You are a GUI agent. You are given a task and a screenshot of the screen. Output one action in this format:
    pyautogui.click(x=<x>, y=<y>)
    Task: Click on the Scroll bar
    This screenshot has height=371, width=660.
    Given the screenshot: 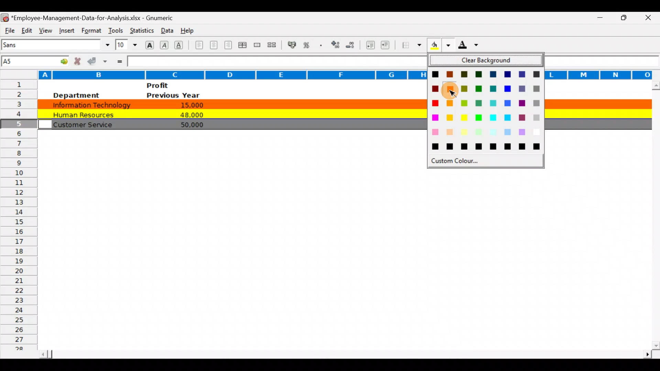 What is the action you would take?
    pyautogui.click(x=344, y=352)
    